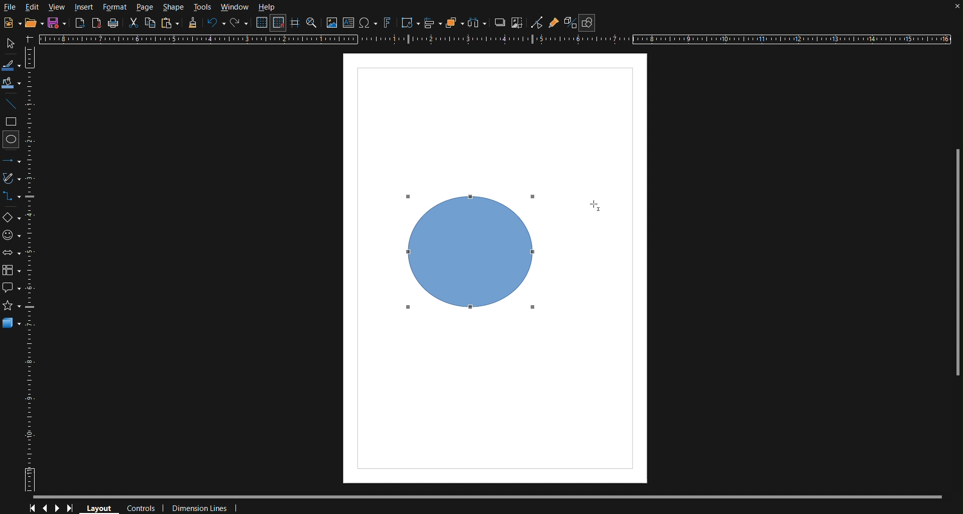 The width and height of the screenshot is (963, 514). Describe the element at coordinates (10, 21) in the screenshot. I see `New` at that location.